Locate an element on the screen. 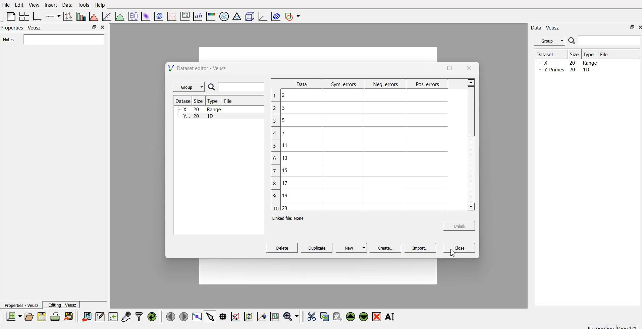 The width and height of the screenshot is (642, 329). new document is located at coordinates (13, 317).